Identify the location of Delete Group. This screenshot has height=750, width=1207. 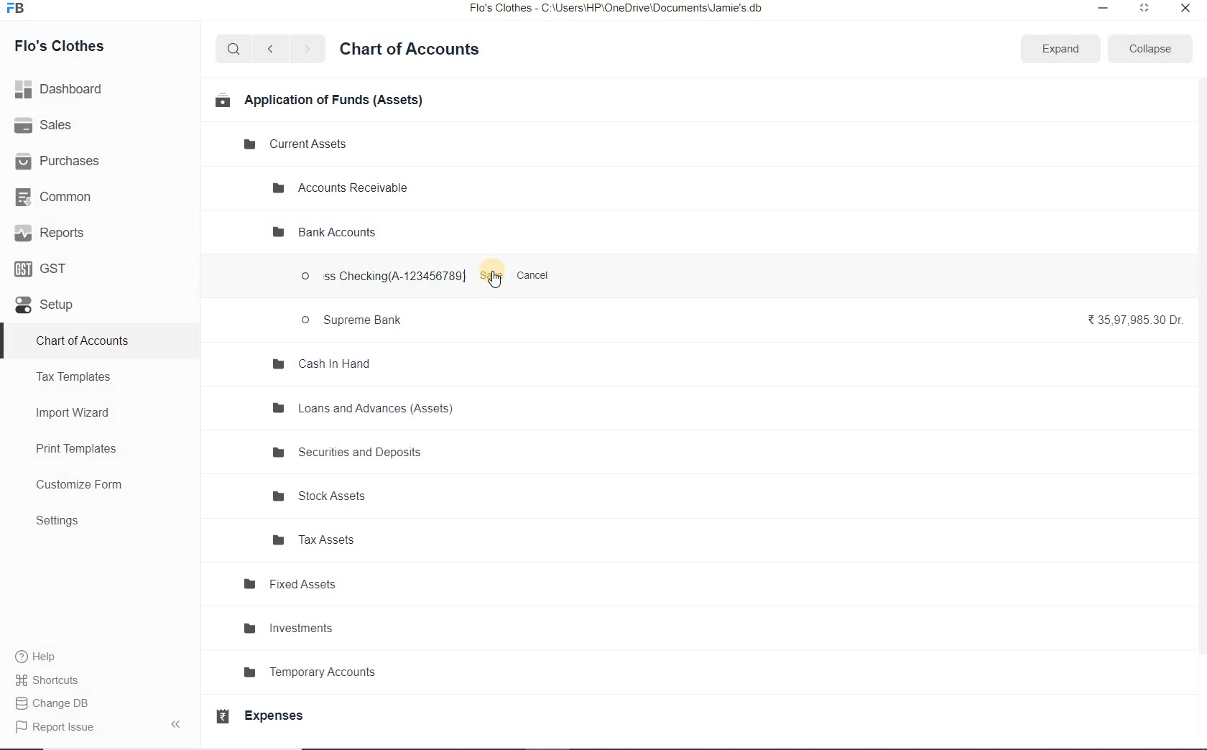
(552, 232).